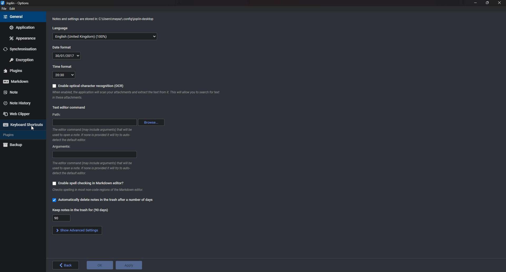 Image resolution: width=506 pixels, height=272 pixels. What do you see at coordinates (99, 265) in the screenshot?
I see `ok` at bounding box center [99, 265].